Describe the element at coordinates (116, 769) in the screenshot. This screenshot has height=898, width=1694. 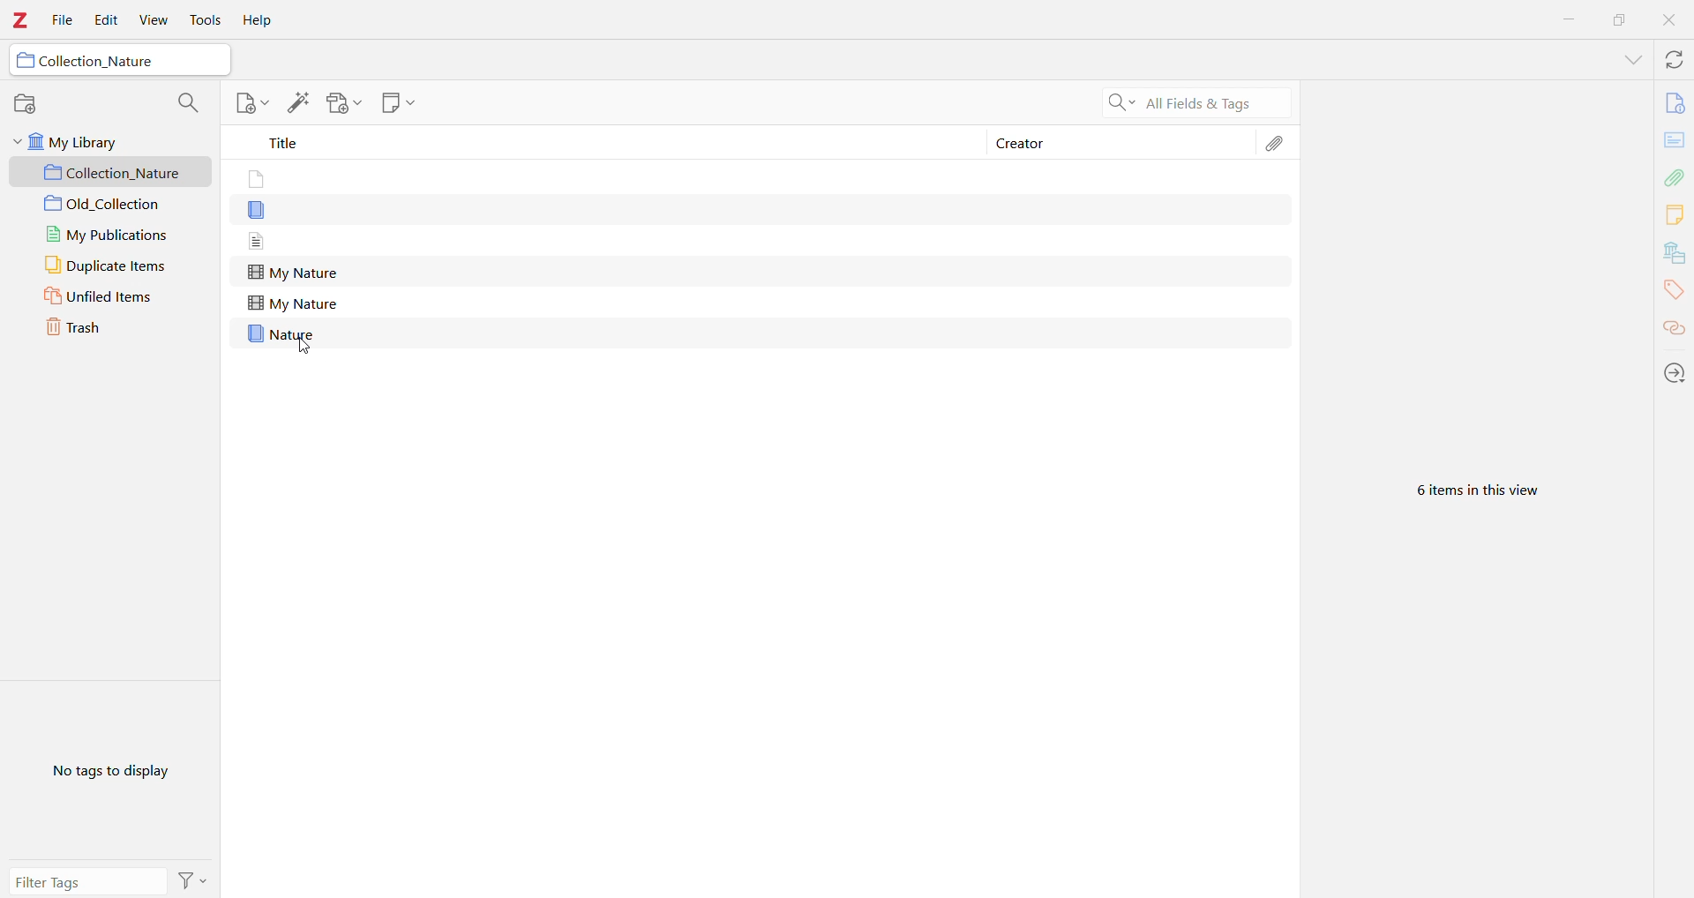
I see `No tags to display` at that location.